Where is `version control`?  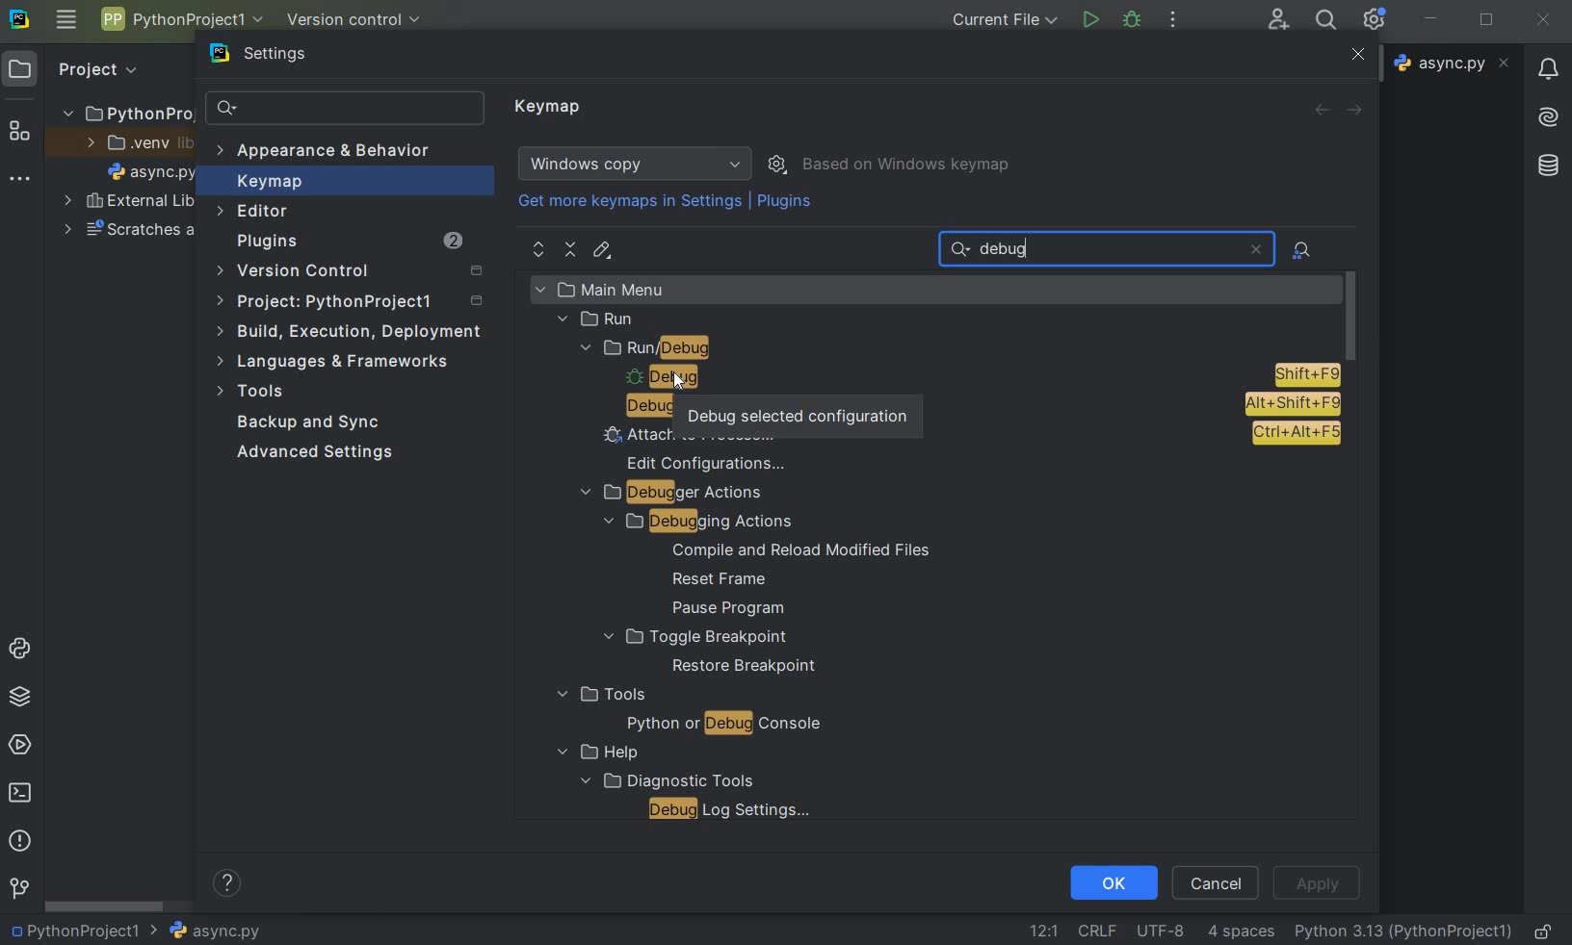
version control is located at coordinates (360, 21).